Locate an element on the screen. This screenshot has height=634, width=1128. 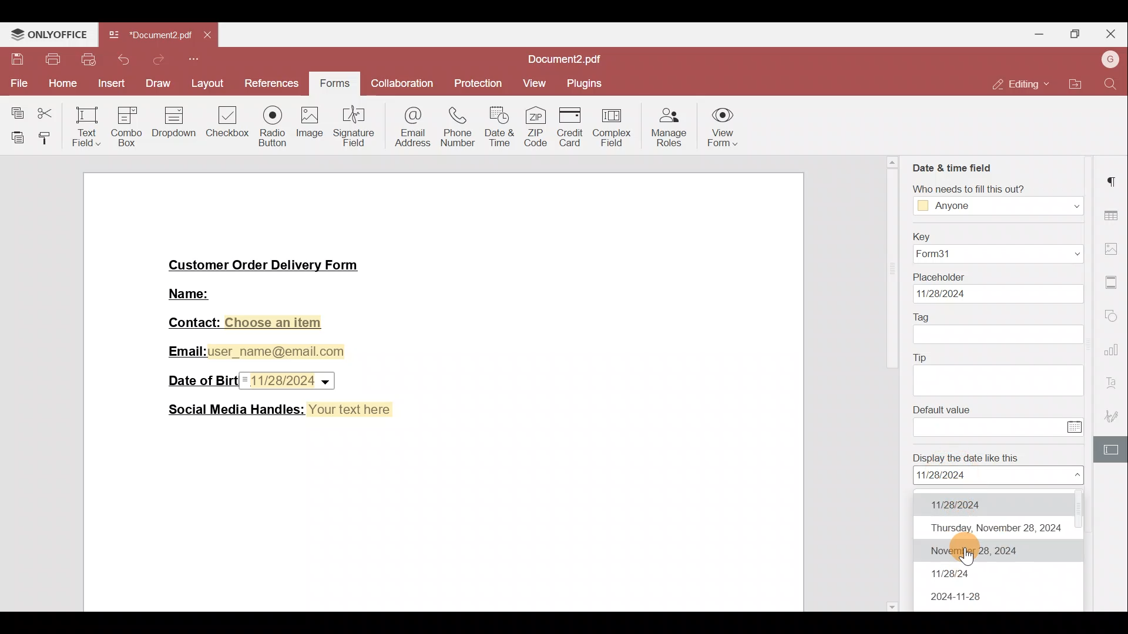
ONLYOFFICE is located at coordinates (49, 32).